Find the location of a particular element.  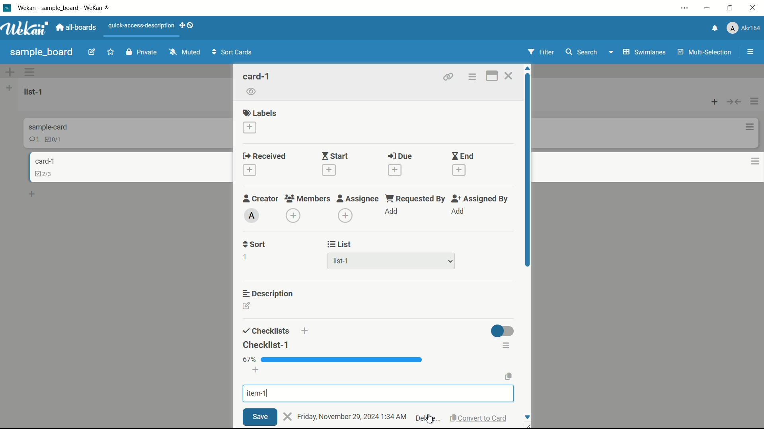

open or close sidebar is located at coordinates (748, 52).